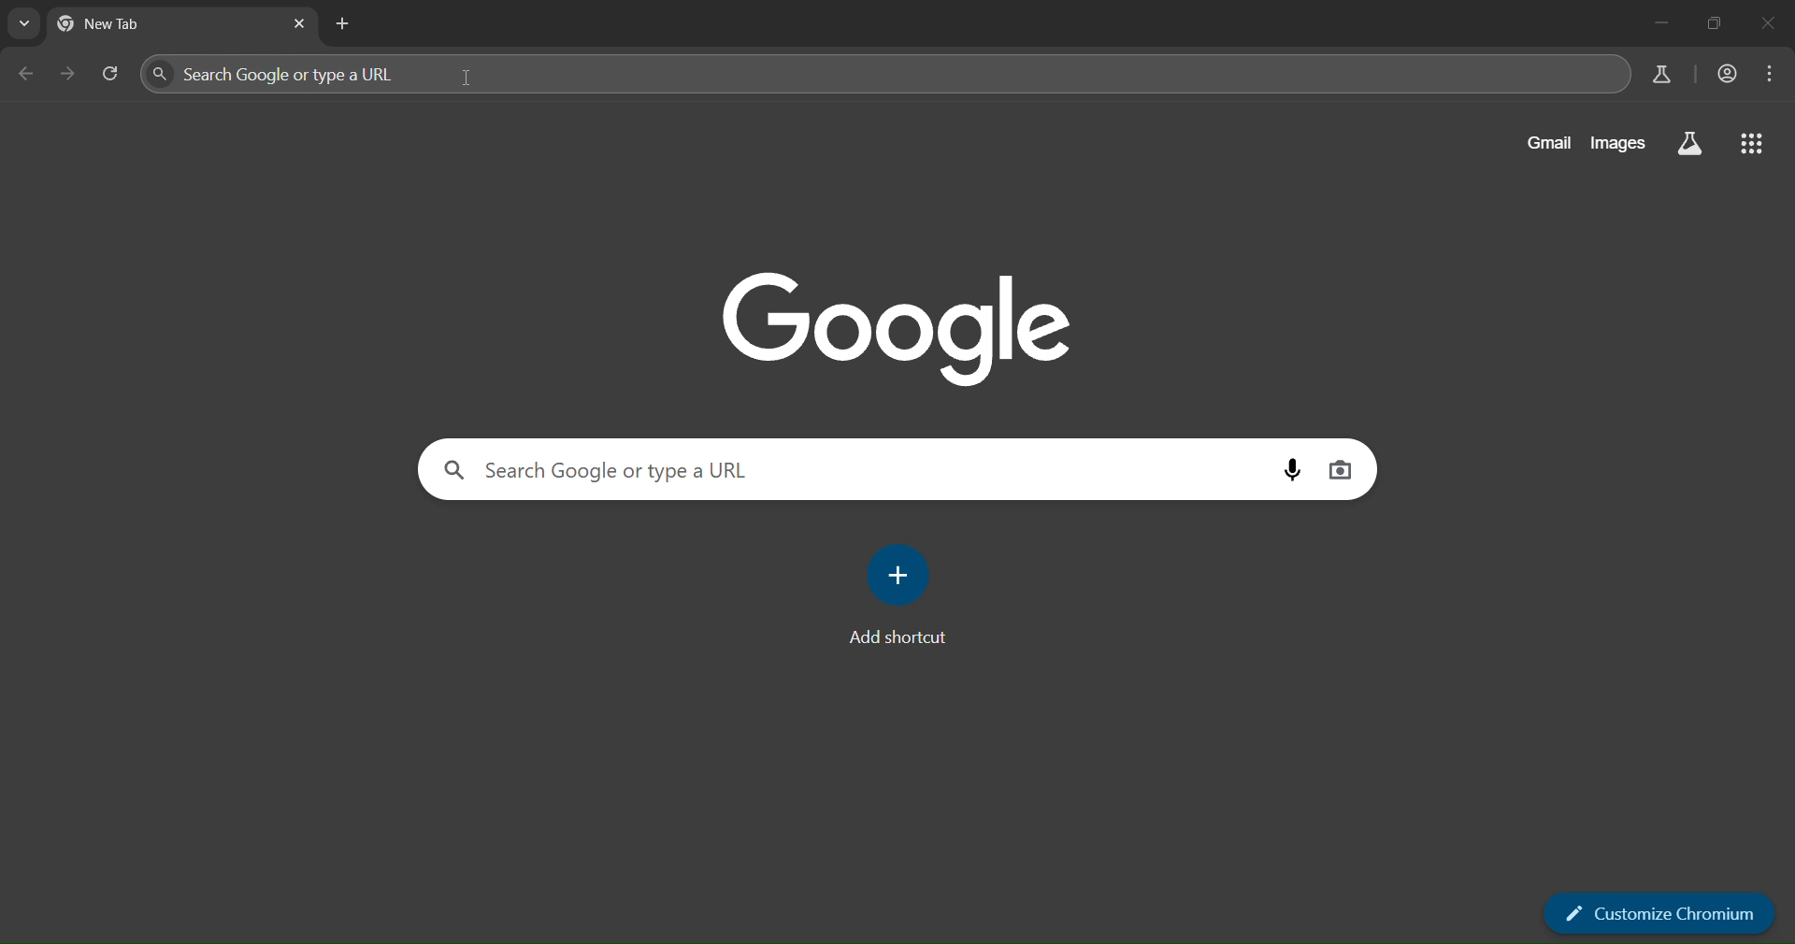 The width and height of the screenshot is (1795, 944). What do you see at coordinates (110, 74) in the screenshot?
I see `reload page` at bounding box center [110, 74].